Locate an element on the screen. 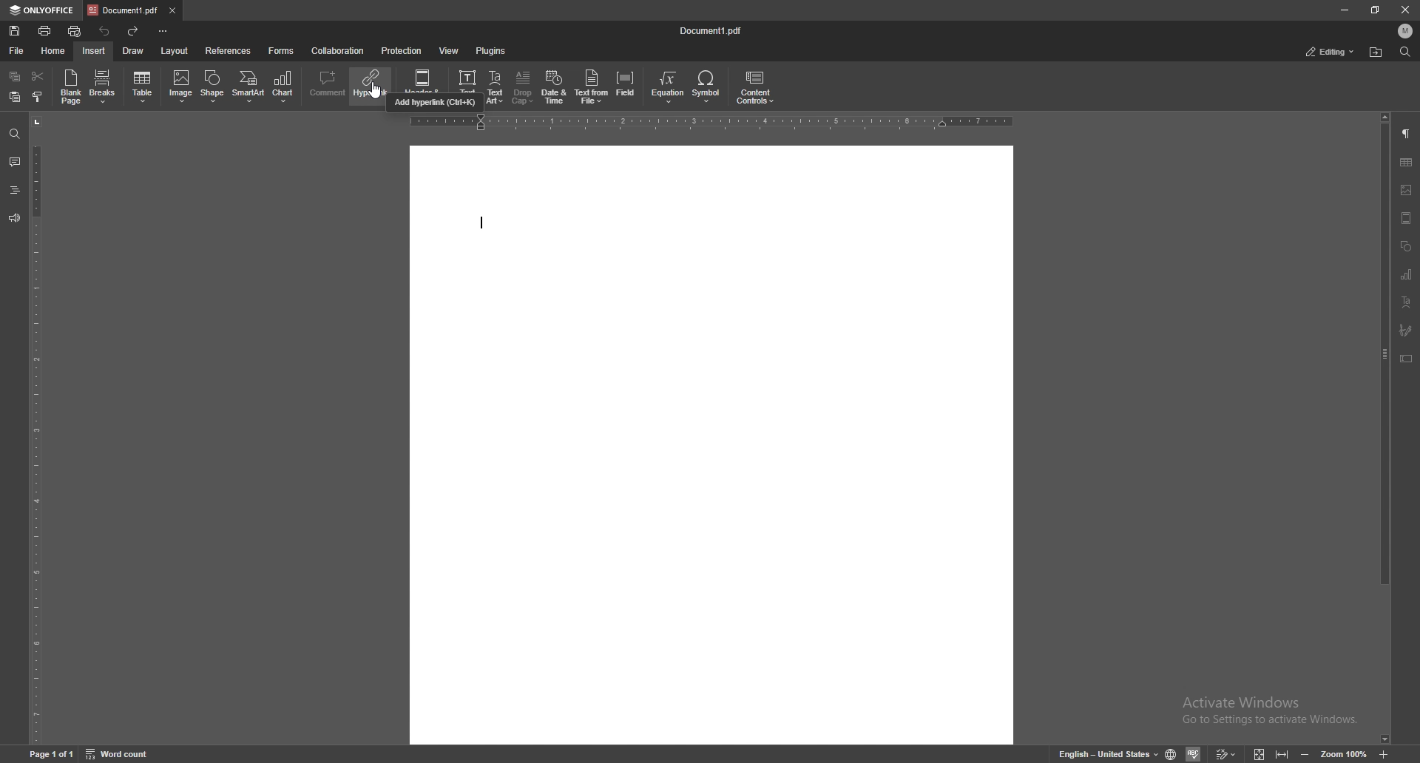 This screenshot has width=1420, height=763. fit to screen is located at coordinates (1260, 753).